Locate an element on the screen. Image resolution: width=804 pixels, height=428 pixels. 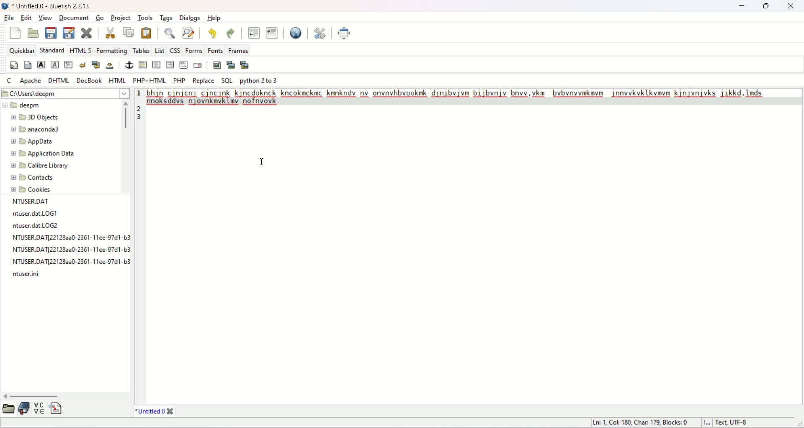
formatting is located at coordinates (112, 50).